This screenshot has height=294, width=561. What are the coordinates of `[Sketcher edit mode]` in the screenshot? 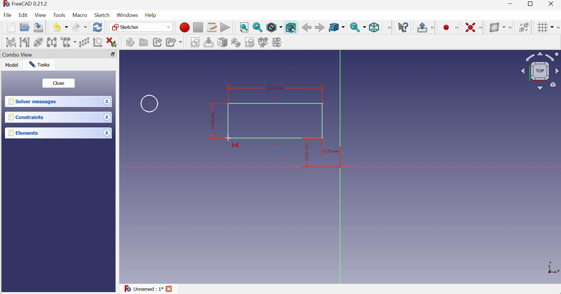 It's located at (433, 28).